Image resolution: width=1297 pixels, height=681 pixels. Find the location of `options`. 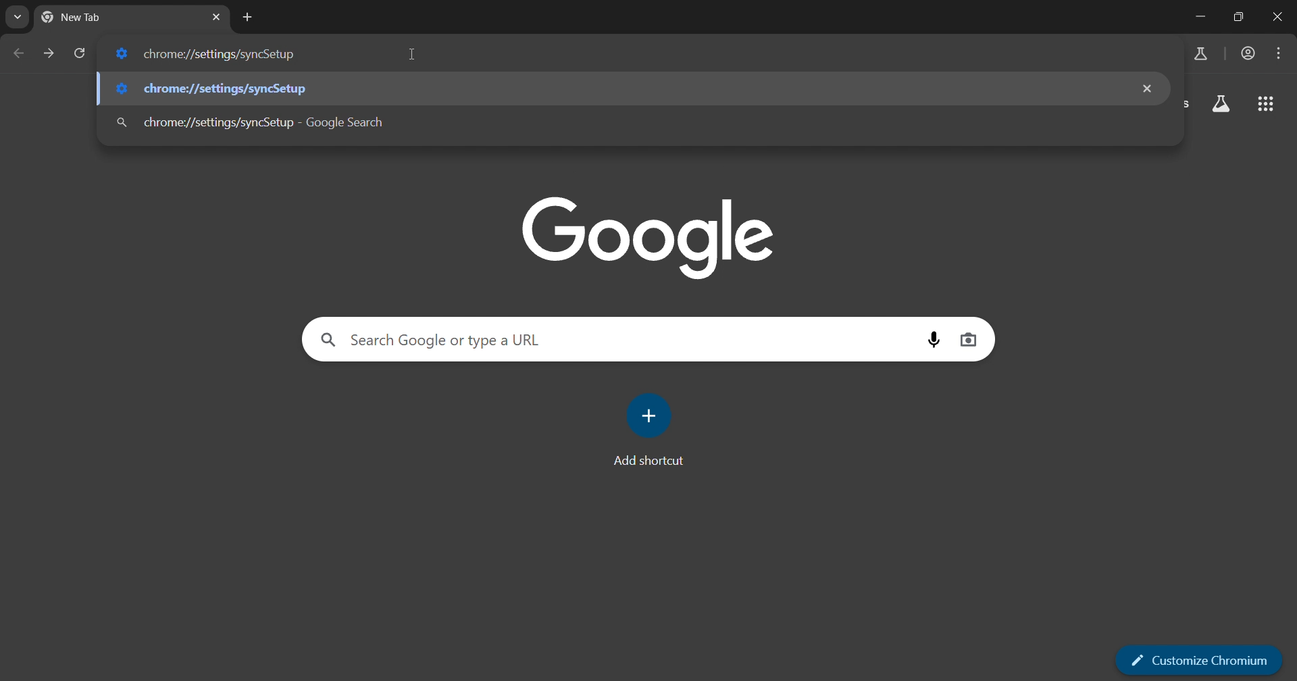

options is located at coordinates (1277, 53).